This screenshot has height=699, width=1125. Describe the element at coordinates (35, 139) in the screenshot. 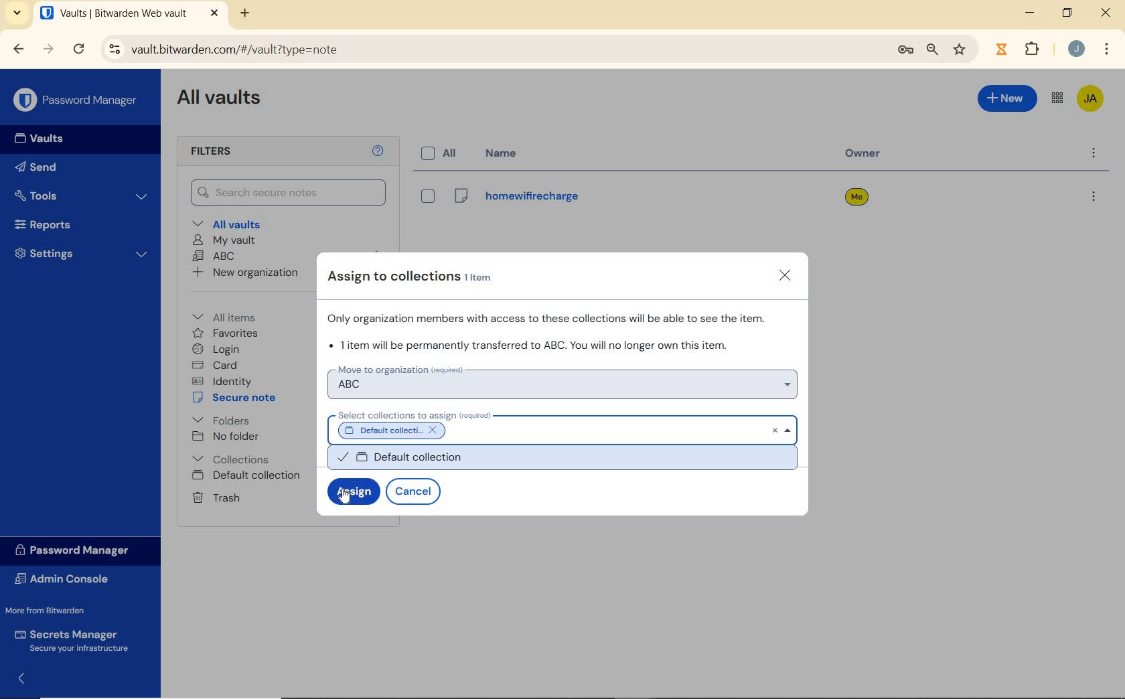

I see `Vaults` at that location.